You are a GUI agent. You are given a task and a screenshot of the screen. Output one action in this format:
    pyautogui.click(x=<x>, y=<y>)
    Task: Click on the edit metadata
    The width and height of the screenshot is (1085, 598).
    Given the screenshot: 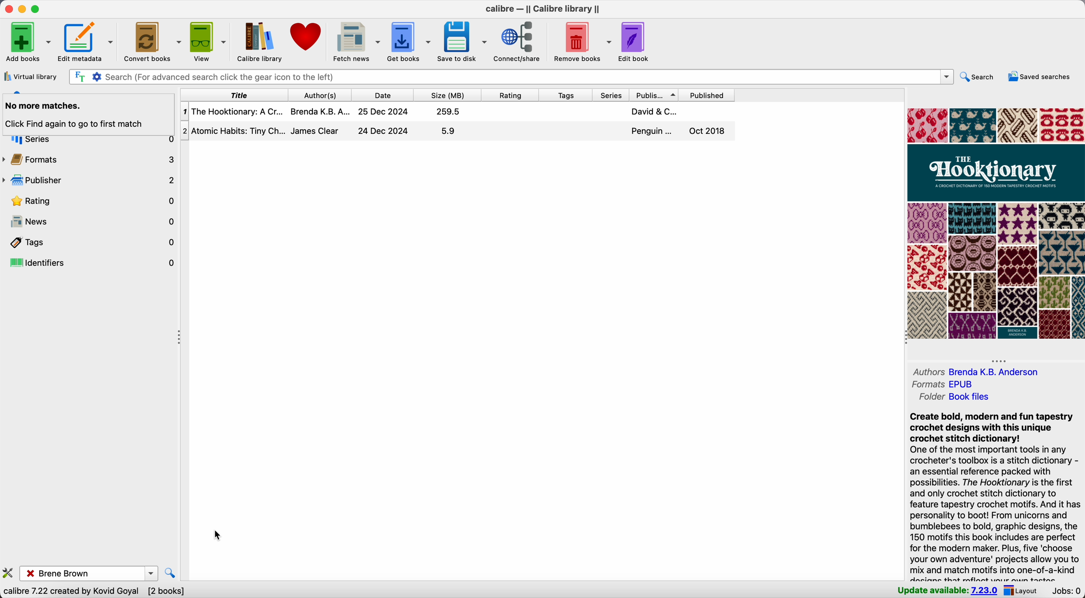 What is the action you would take?
    pyautogui.click(x=88, y=41)
    